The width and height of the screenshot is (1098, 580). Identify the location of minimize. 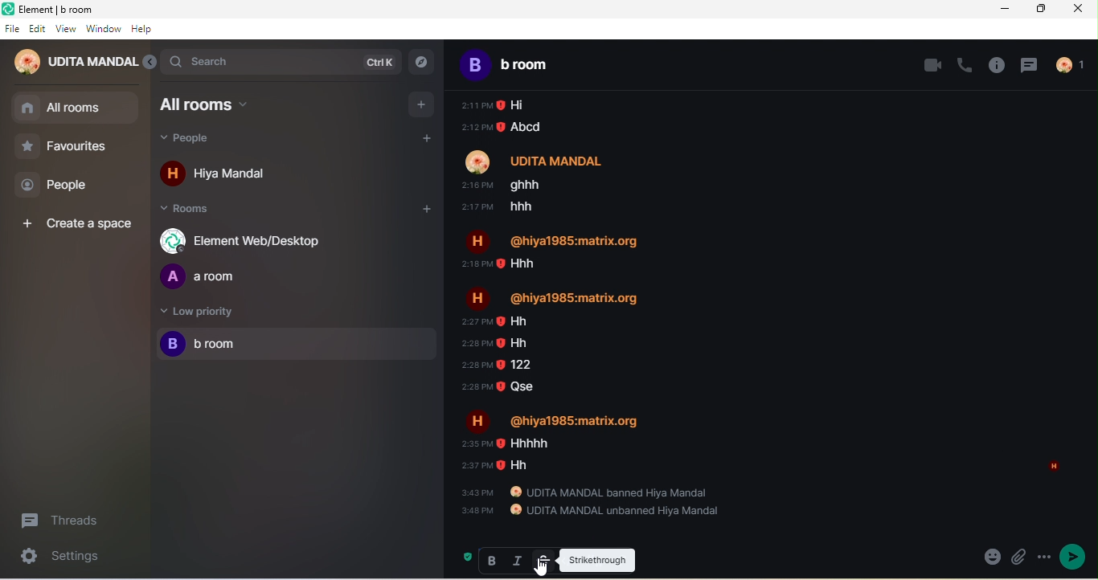
(1001, 12).